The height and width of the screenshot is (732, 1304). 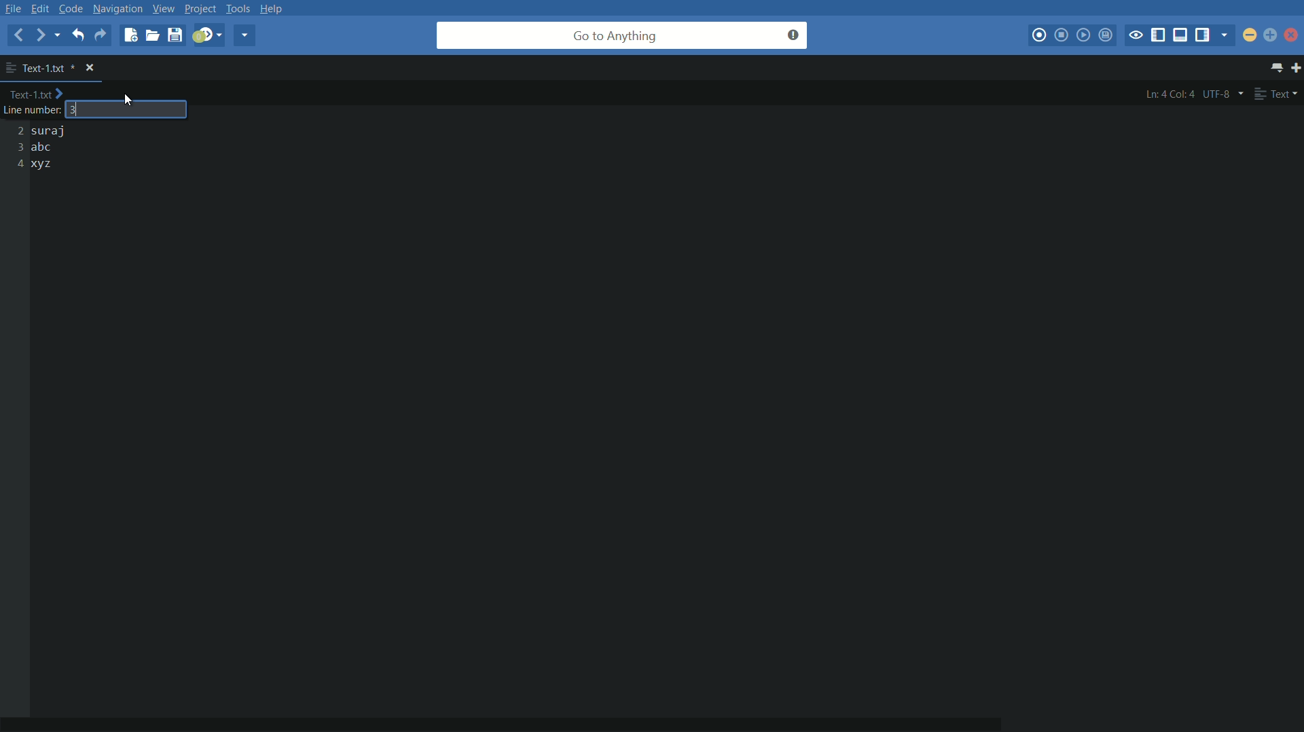 What do you see at coordinates (1181, 35) in the screenshot?
I see `show/hide bottom panel` at bounding box center [1181, 35].